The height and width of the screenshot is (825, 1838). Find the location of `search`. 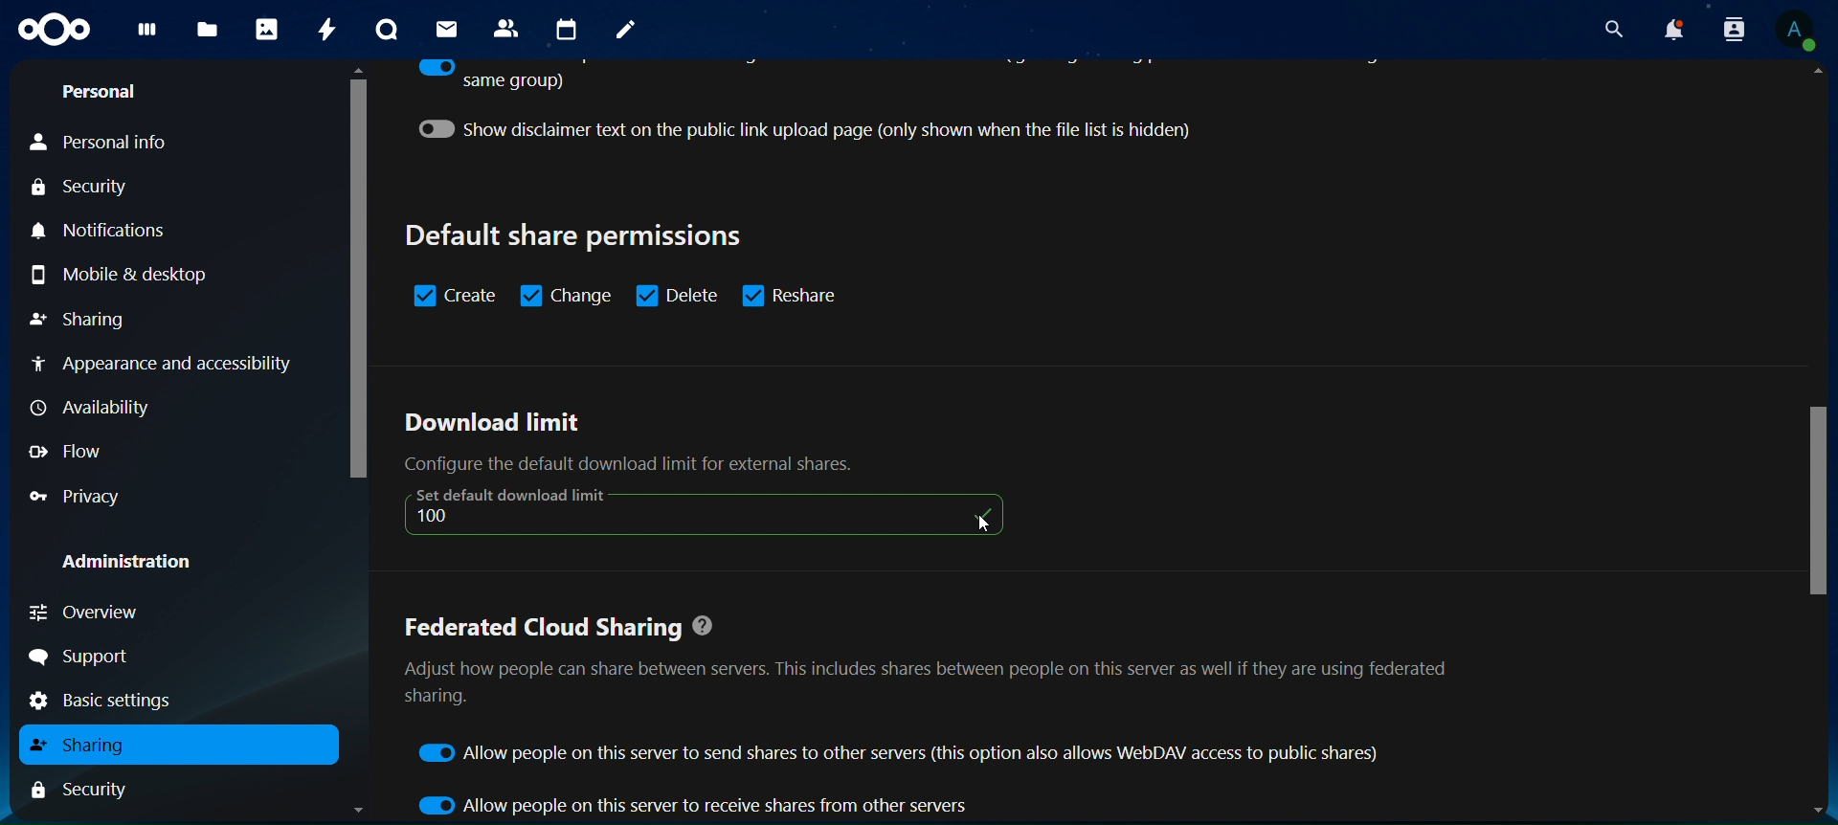

search is located at coordinates (1610, 26).